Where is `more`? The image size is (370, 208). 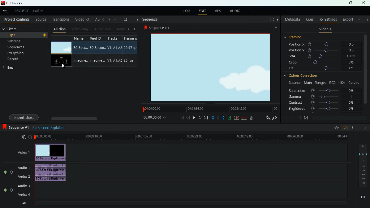
more is located at coordinates (275, 29).